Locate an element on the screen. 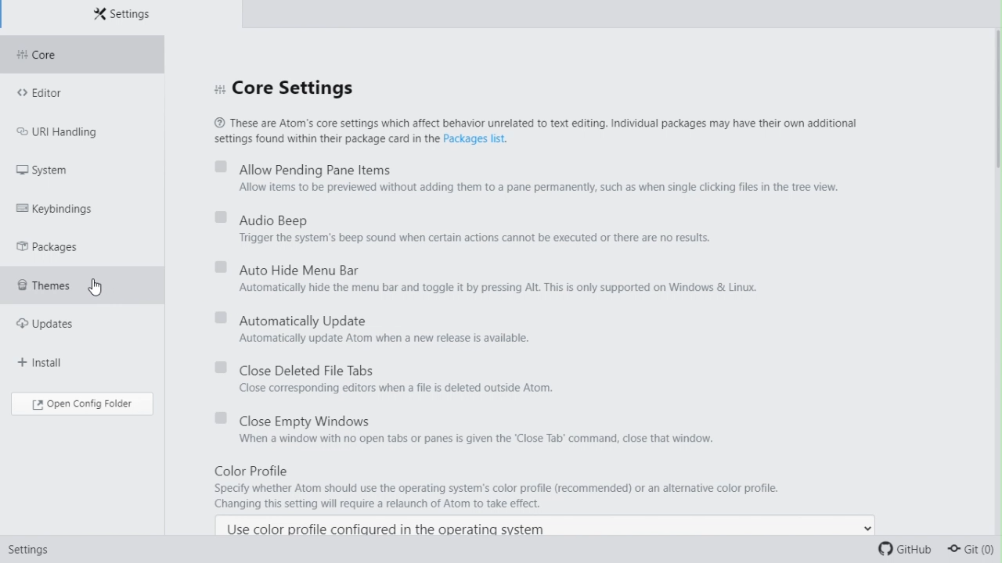 The image size is (1002, 563). automatically update is located at coordinates (366, 327).